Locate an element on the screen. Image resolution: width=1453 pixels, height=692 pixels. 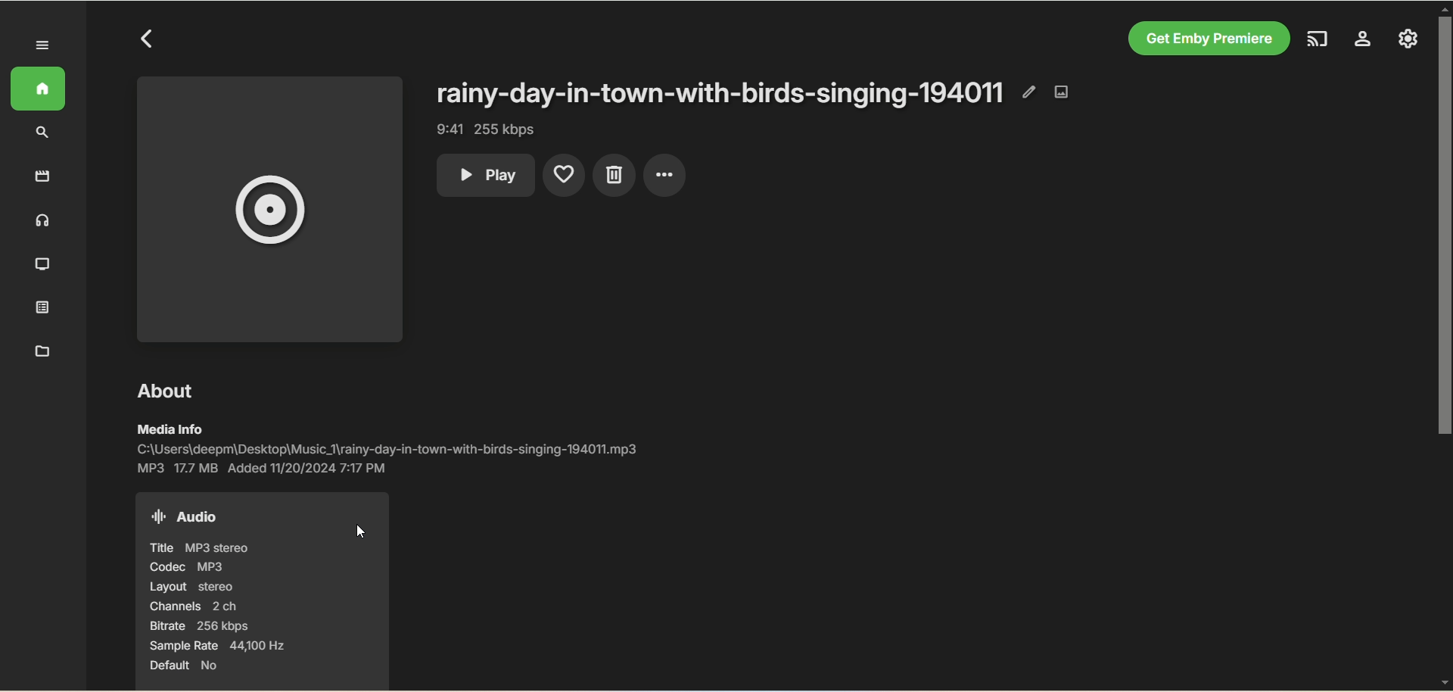
TV shows is located at coordinates (40, 263).